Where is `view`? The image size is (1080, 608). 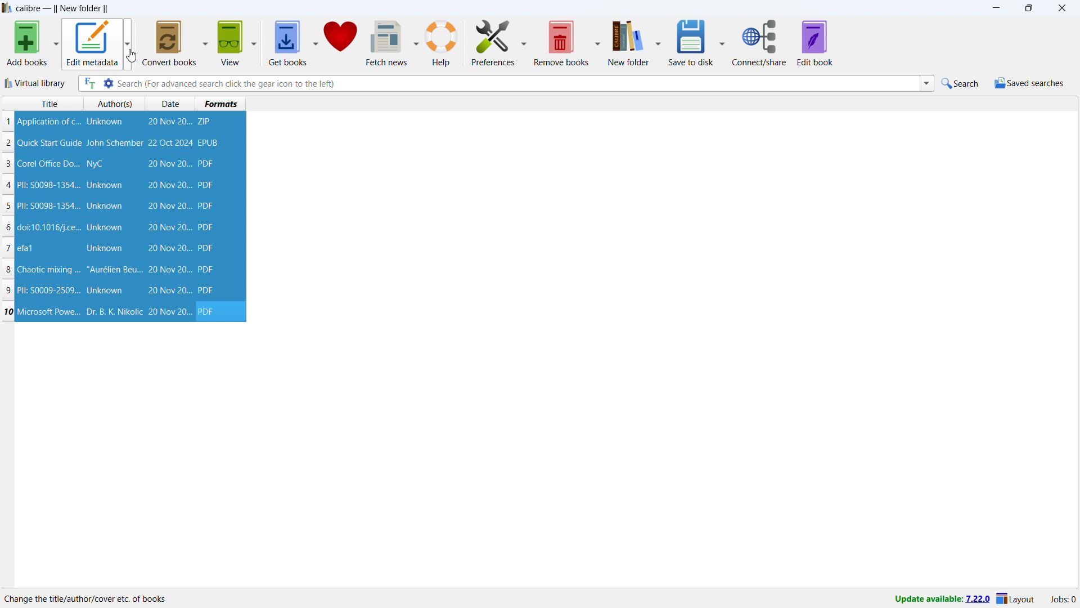
view is located at coordinates (230, 43).